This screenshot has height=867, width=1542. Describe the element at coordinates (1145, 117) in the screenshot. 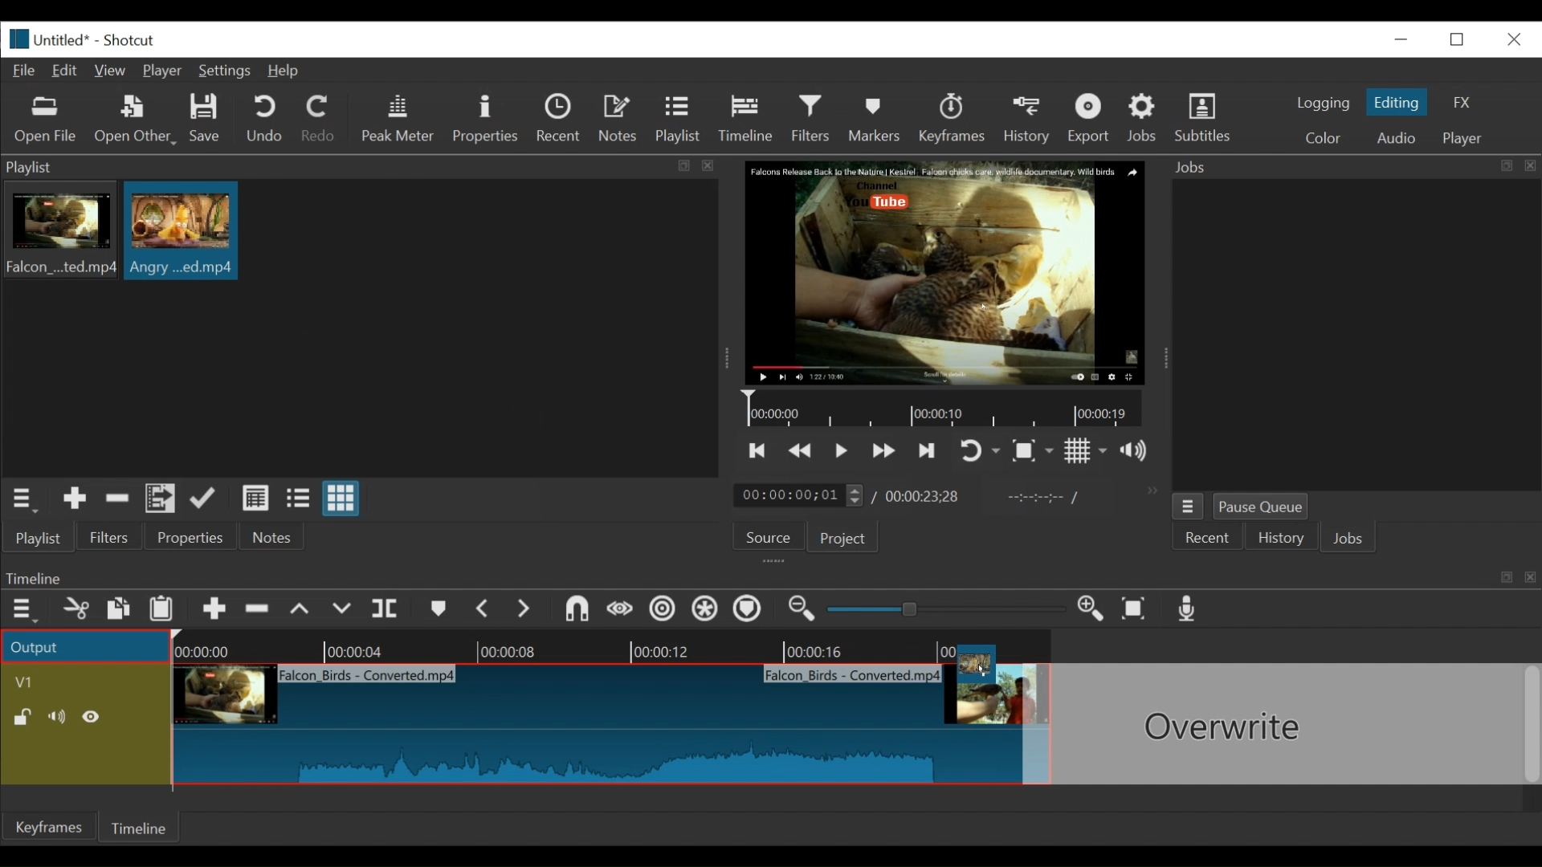

I see `Jobs` at that location.